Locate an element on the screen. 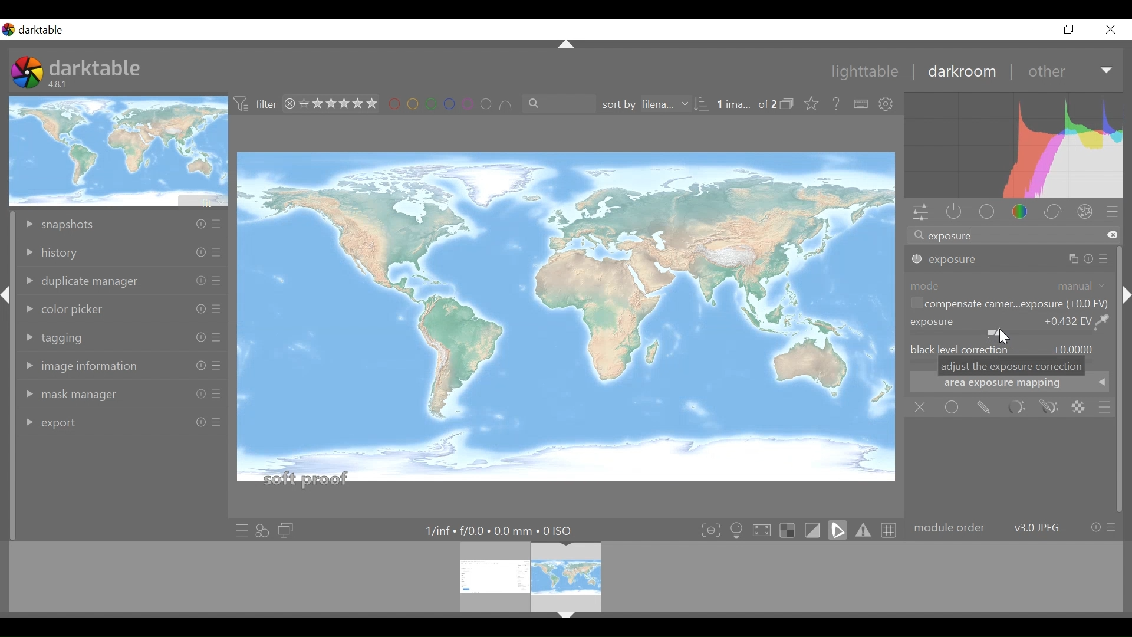 This screenshot has width=1132, height=637. histogram is located at coordinates (1013, 147).